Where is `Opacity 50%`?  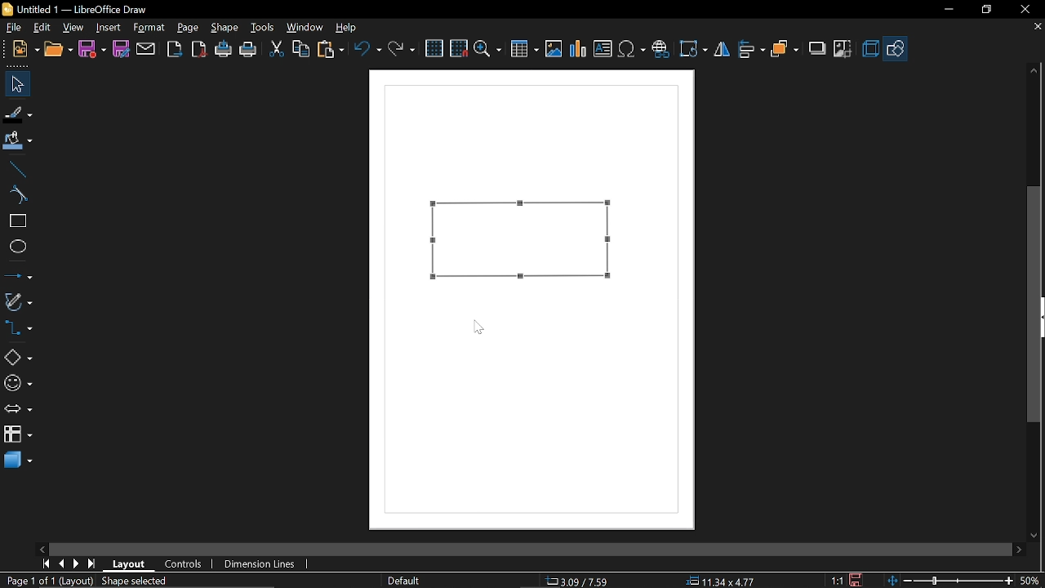
Opacity 50% is located at coordinates (491, 247).